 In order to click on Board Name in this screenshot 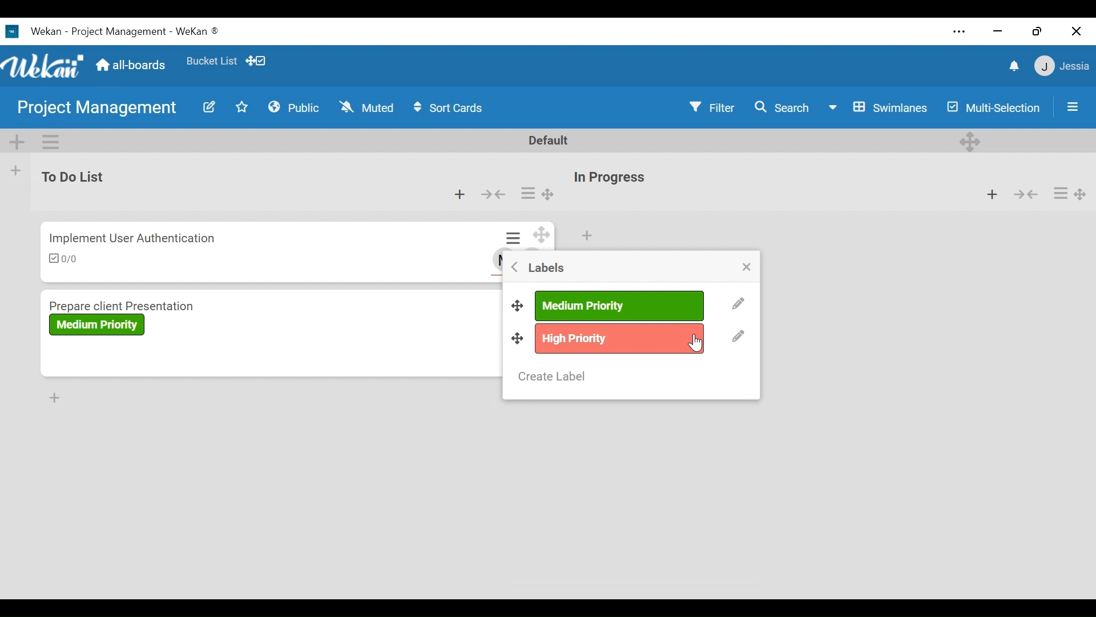, I will do `click(99, 109)`.